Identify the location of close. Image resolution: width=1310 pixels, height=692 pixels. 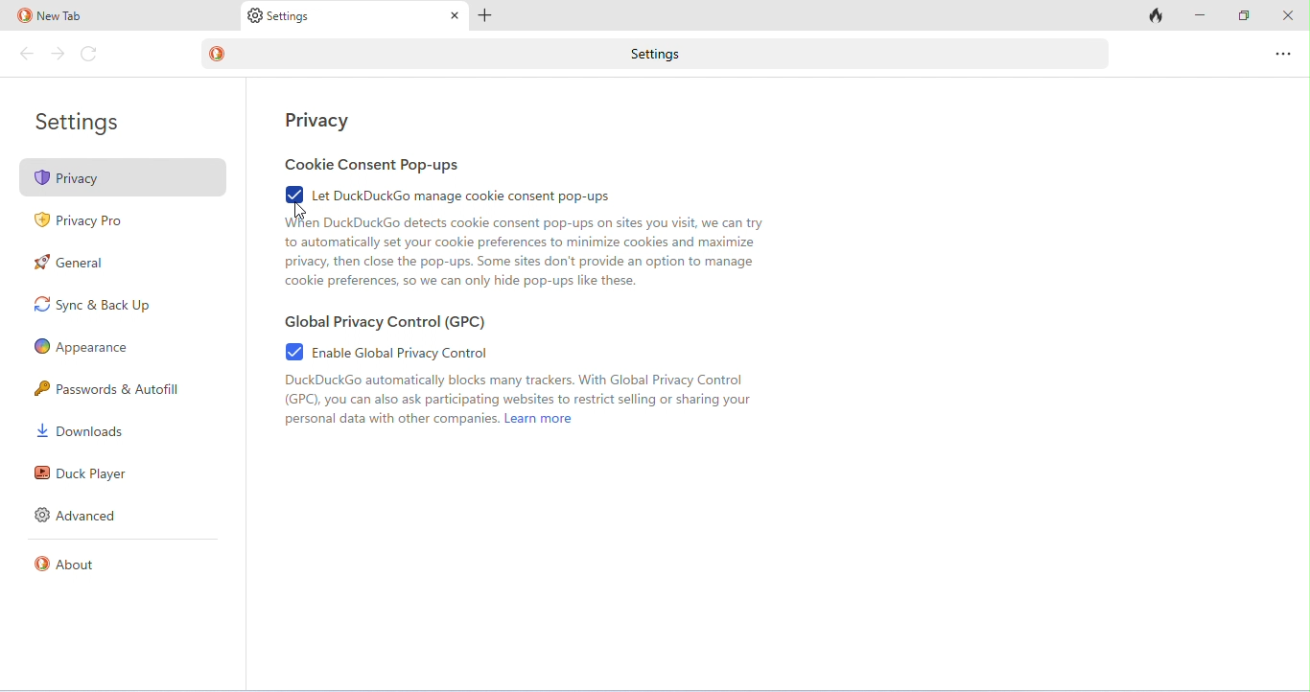
(1285, 13).